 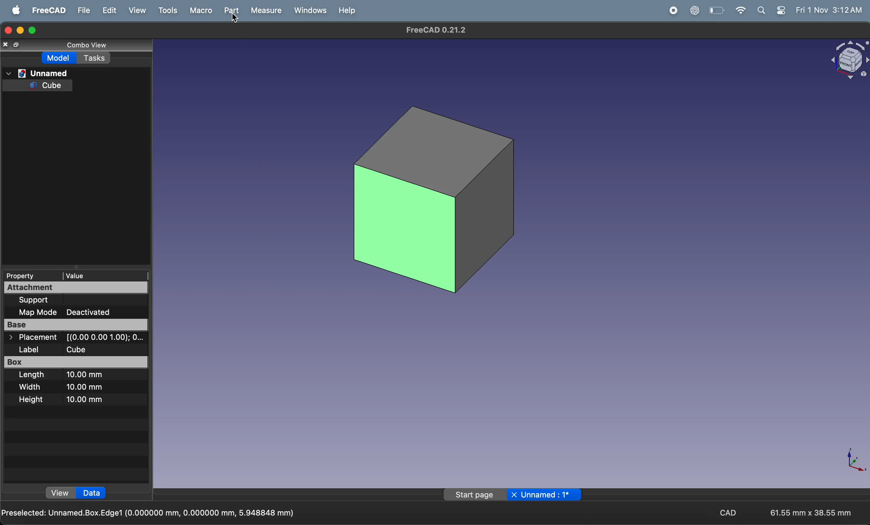 I want to click on axis, so click(x=850, y=461).